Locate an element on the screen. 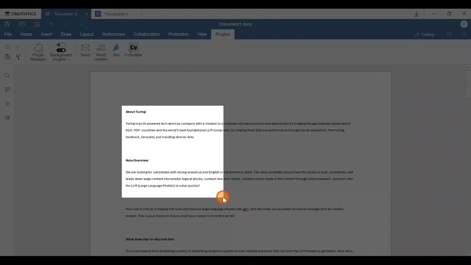 The image size is (471, 265). Find is located at coordinates (7, 74).